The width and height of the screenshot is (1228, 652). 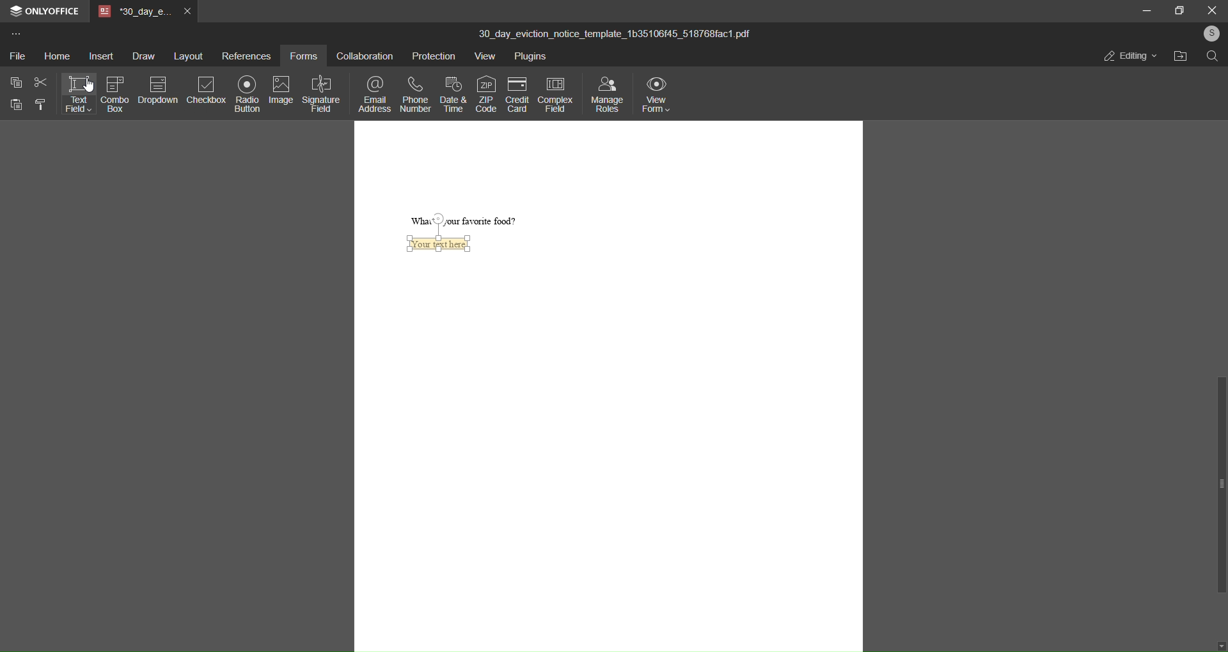 What do you see at coordinates (43, 105) in the screenshot?
I see `paint` at bounding box center [43, 105].